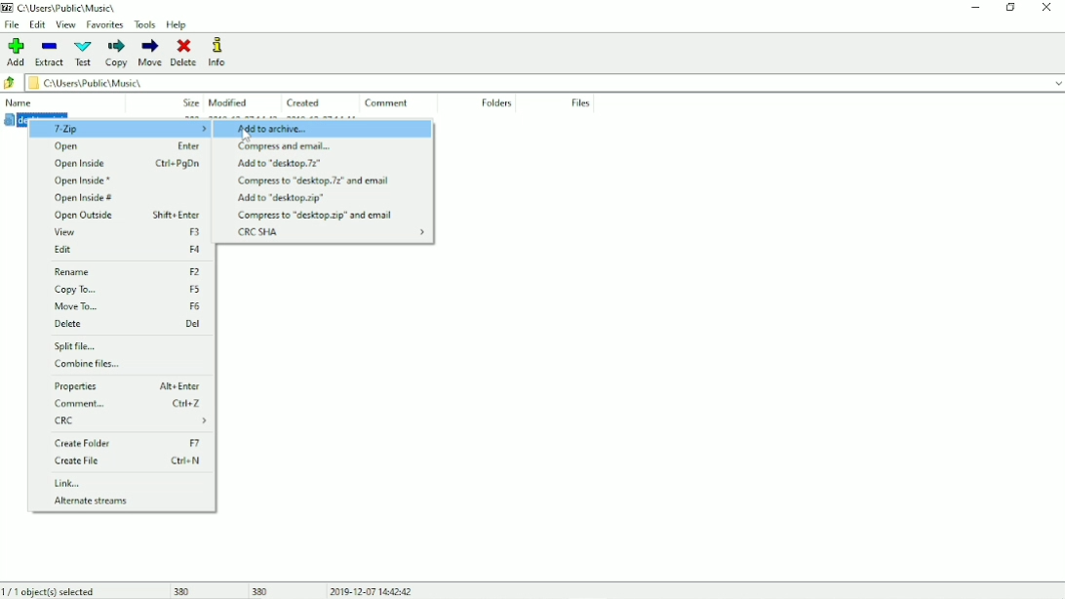  Describe the element at coordinates (287, 146) in the screenshot. I see `Compress and email` at that location.